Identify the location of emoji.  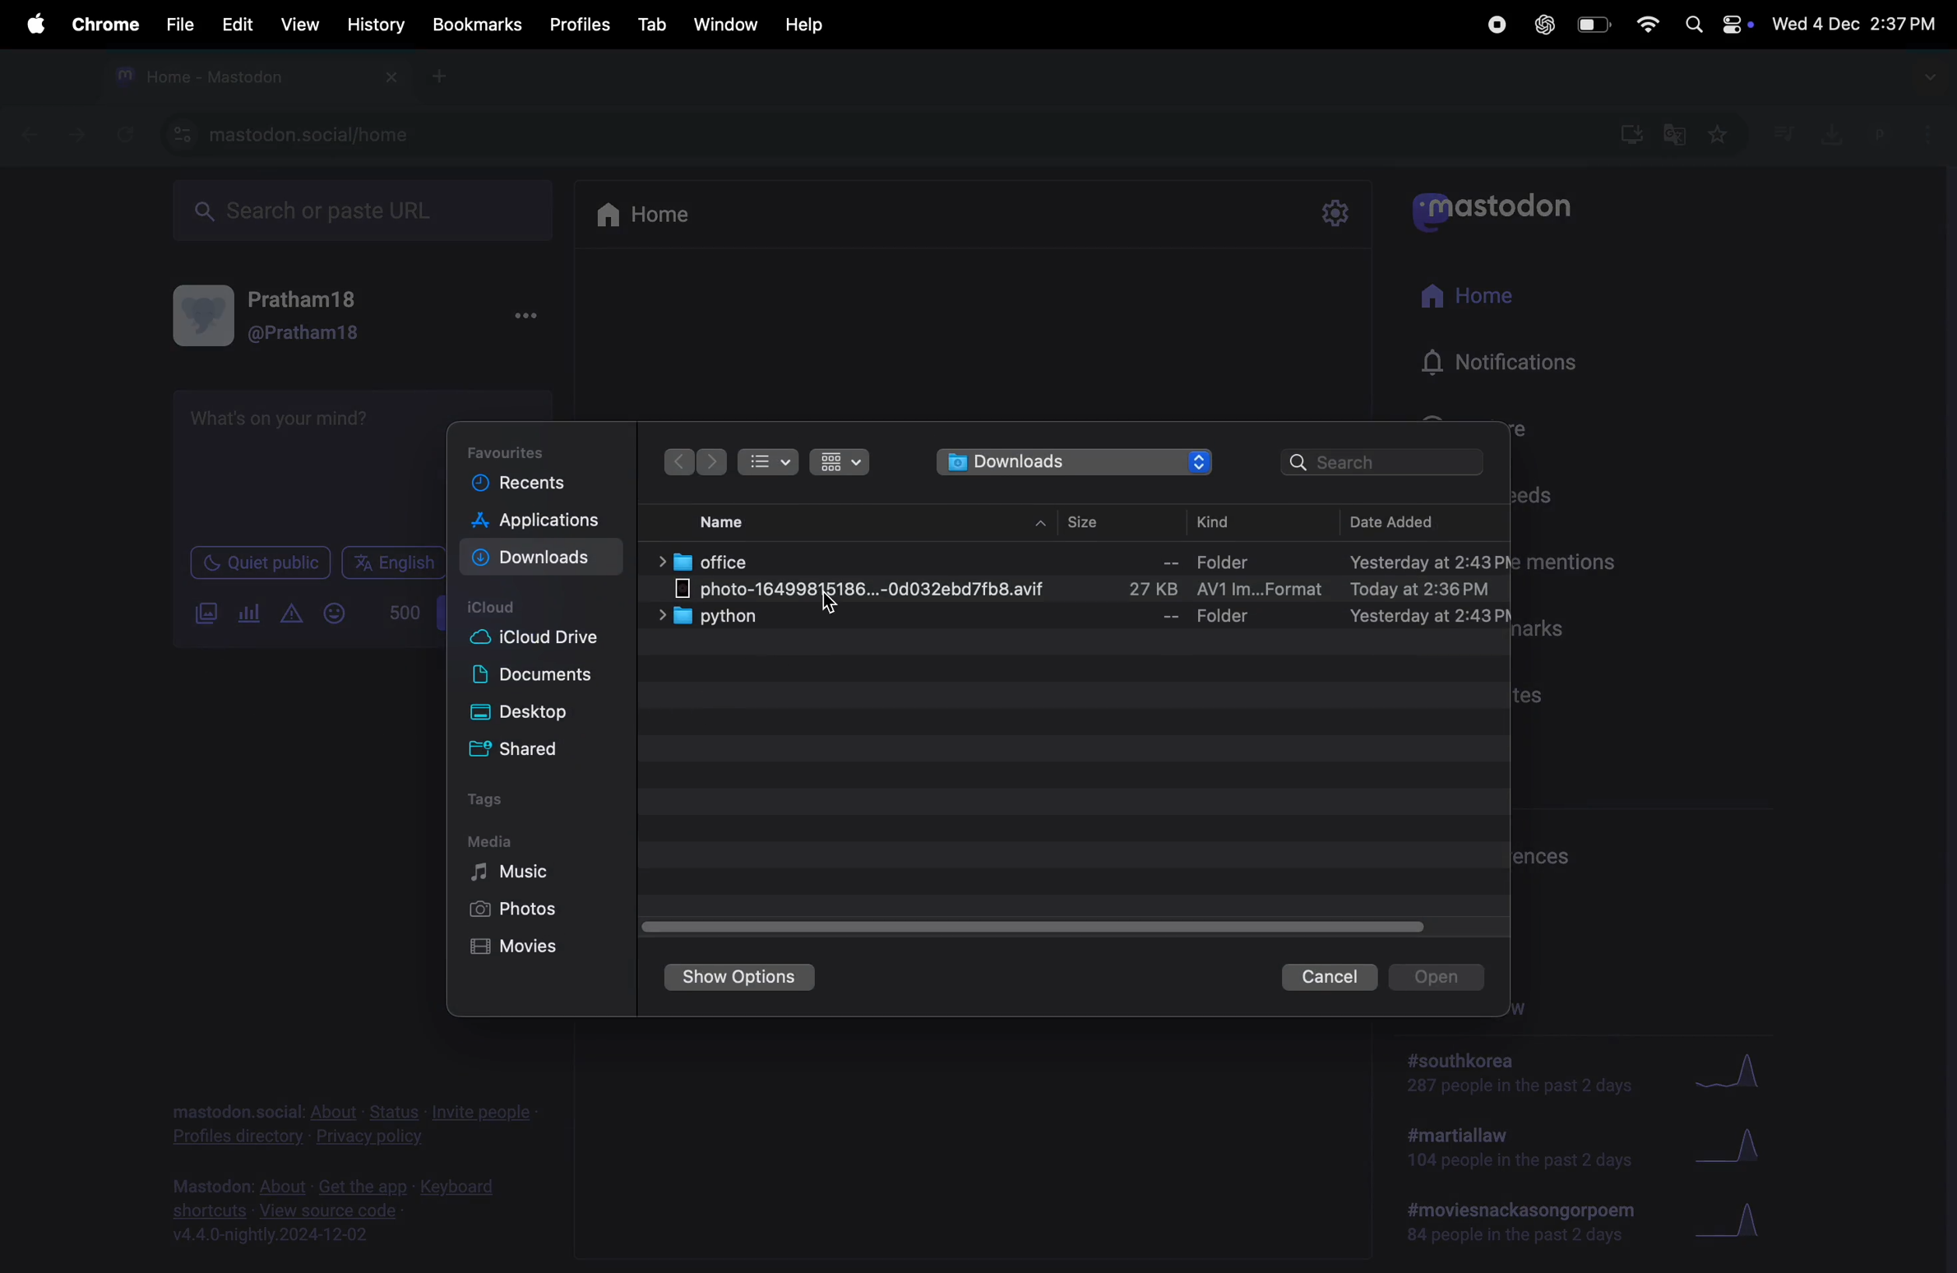
(335, 613).